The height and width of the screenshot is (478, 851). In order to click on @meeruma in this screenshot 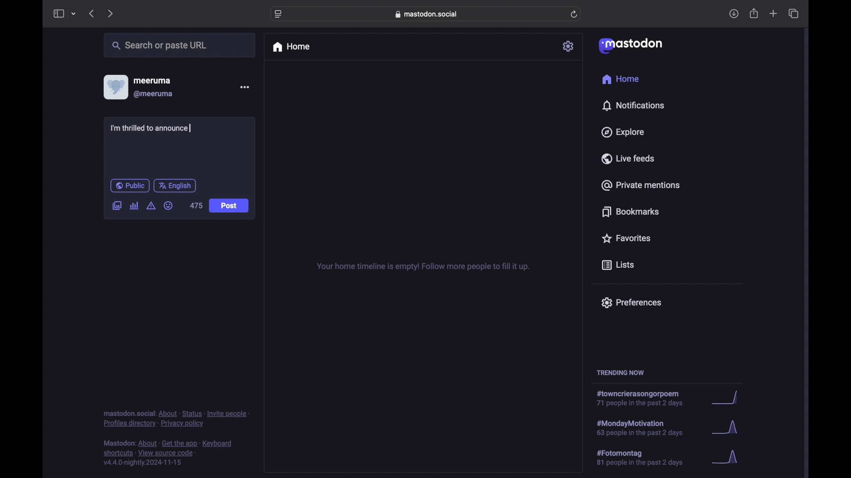, I will do `click(154, 94)`.